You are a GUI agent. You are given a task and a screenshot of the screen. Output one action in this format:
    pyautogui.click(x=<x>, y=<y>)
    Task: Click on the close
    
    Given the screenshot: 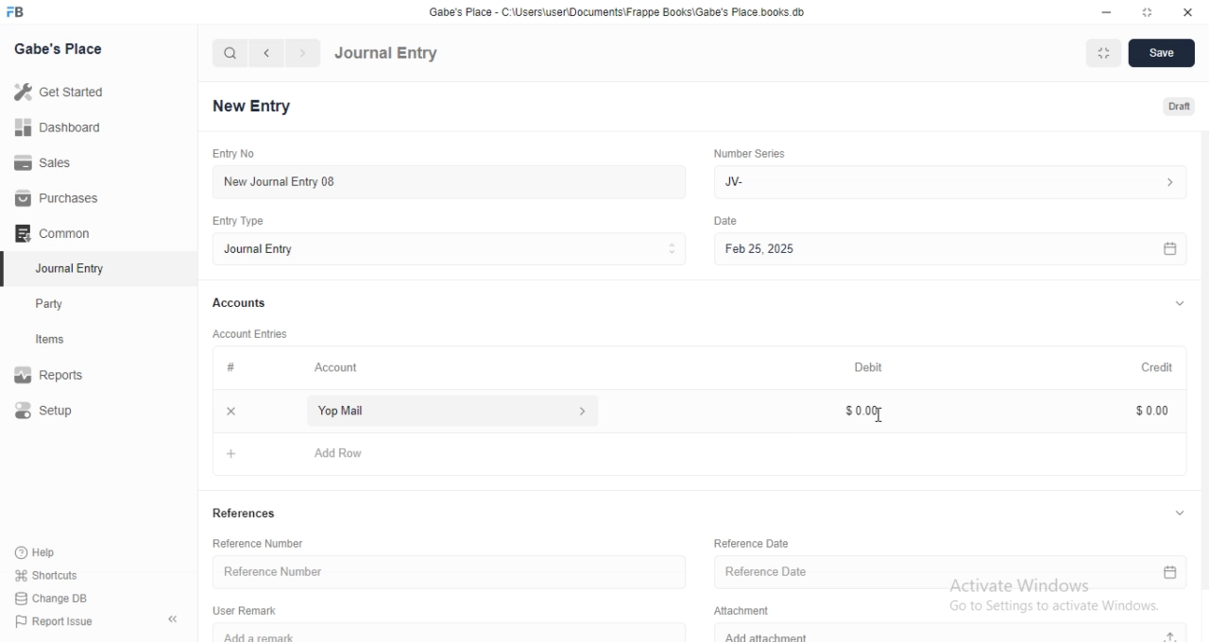 What is the action you would take?
    pyautogui.click(x=1186, y=10)
    